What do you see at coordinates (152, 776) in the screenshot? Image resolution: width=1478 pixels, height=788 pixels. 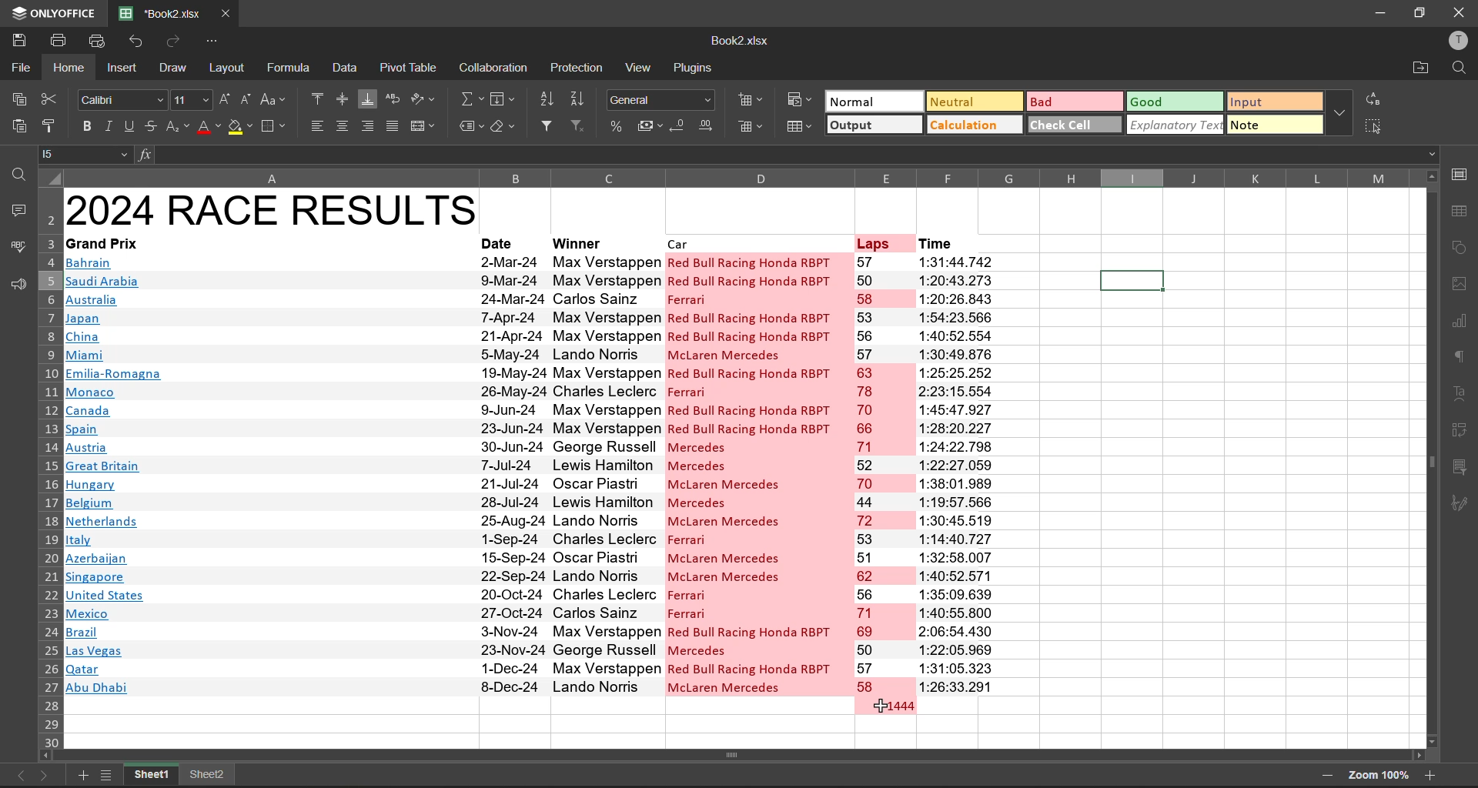 I see `sheet names` at bounding box center [152, 776].